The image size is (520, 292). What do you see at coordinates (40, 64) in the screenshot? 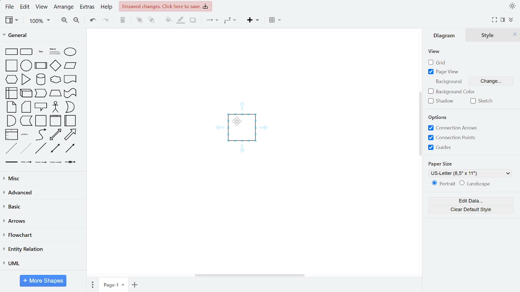
I see `general shapes` at bounding box center [40, 64].